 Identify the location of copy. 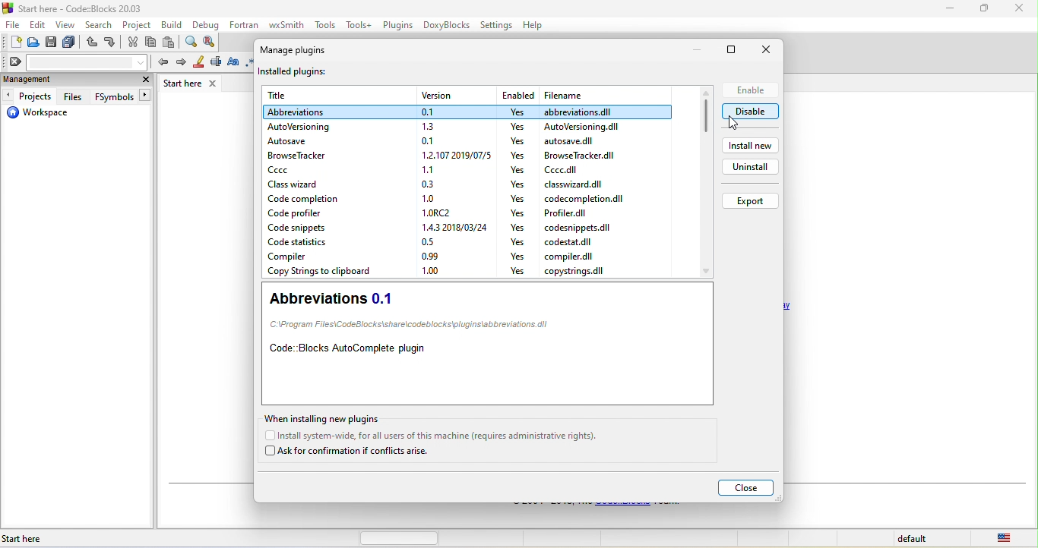
(150, 42).